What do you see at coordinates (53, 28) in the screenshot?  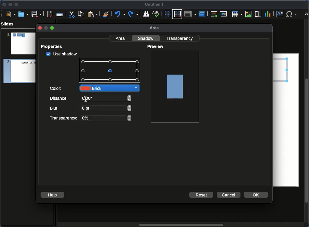 I see `maximize` at bounding box center [53, 28].